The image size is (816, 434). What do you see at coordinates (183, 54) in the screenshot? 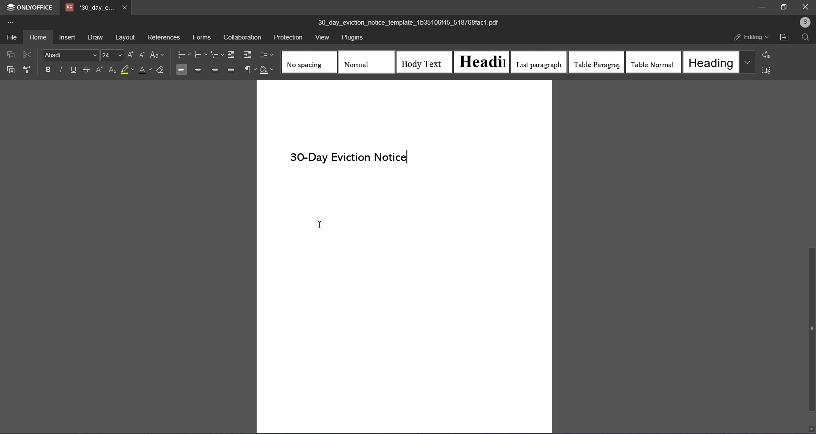
I see `bullets` at bounding box center [183, 54].